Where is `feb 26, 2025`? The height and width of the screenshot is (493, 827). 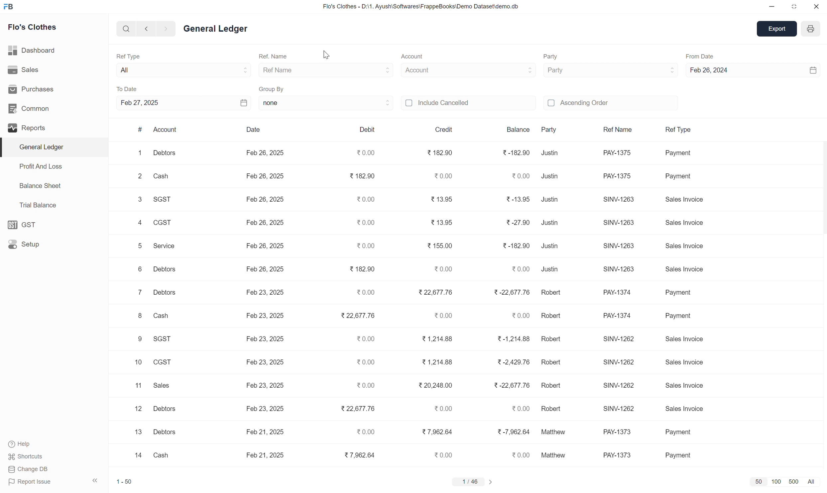
feb 26, 2025 is located at coordinates (265, 176).